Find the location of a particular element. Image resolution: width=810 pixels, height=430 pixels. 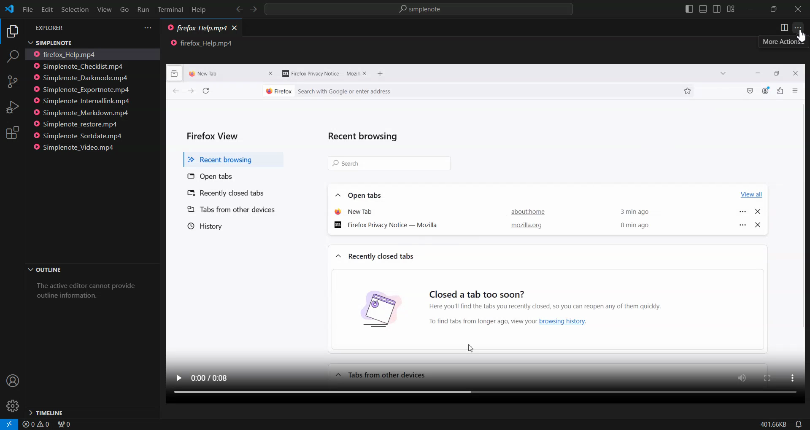

Selection is located at coordinates (74, 9).